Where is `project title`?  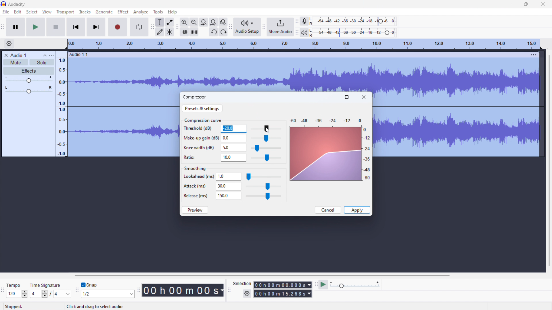
project title is located at coordinates (18, 55).